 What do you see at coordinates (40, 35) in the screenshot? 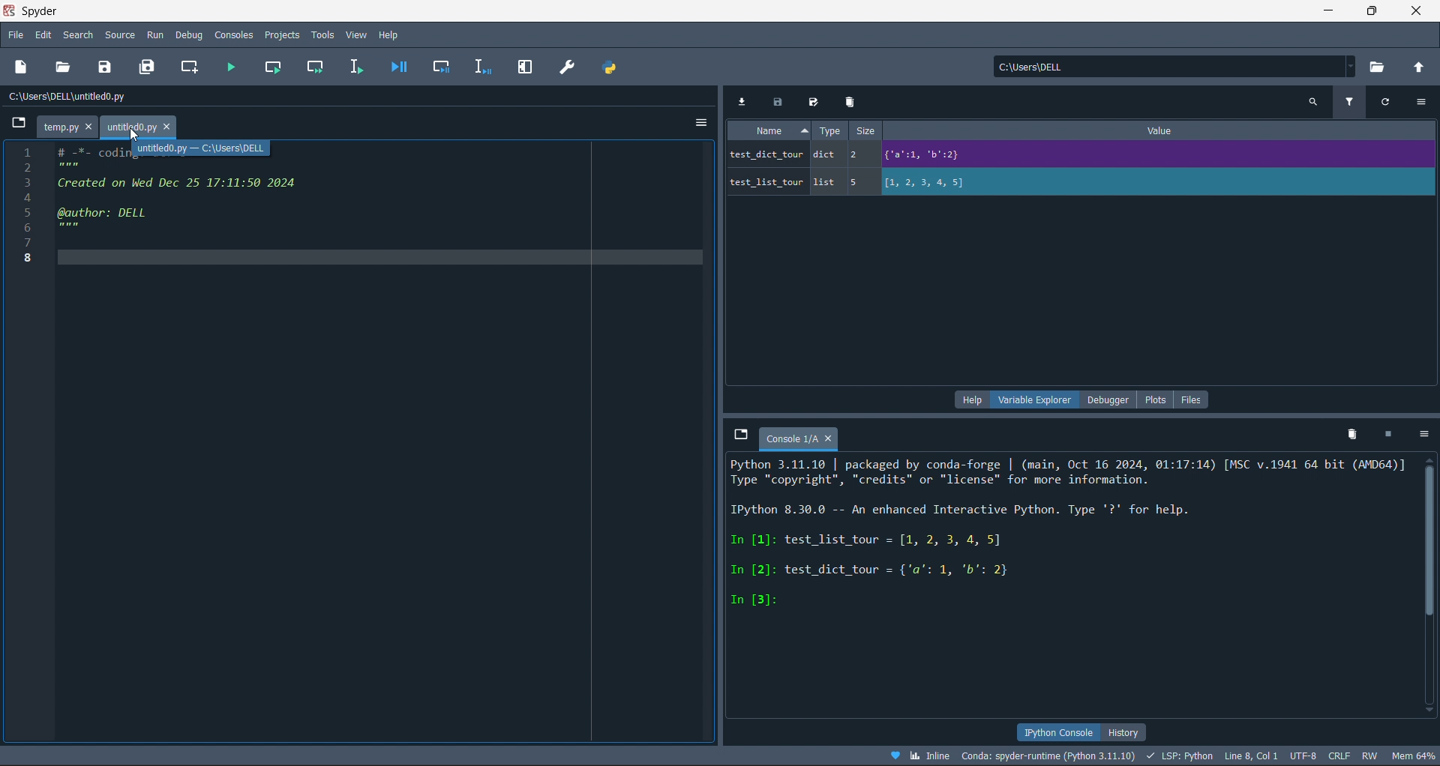
I see `edit` at bounding box center [40, 35].